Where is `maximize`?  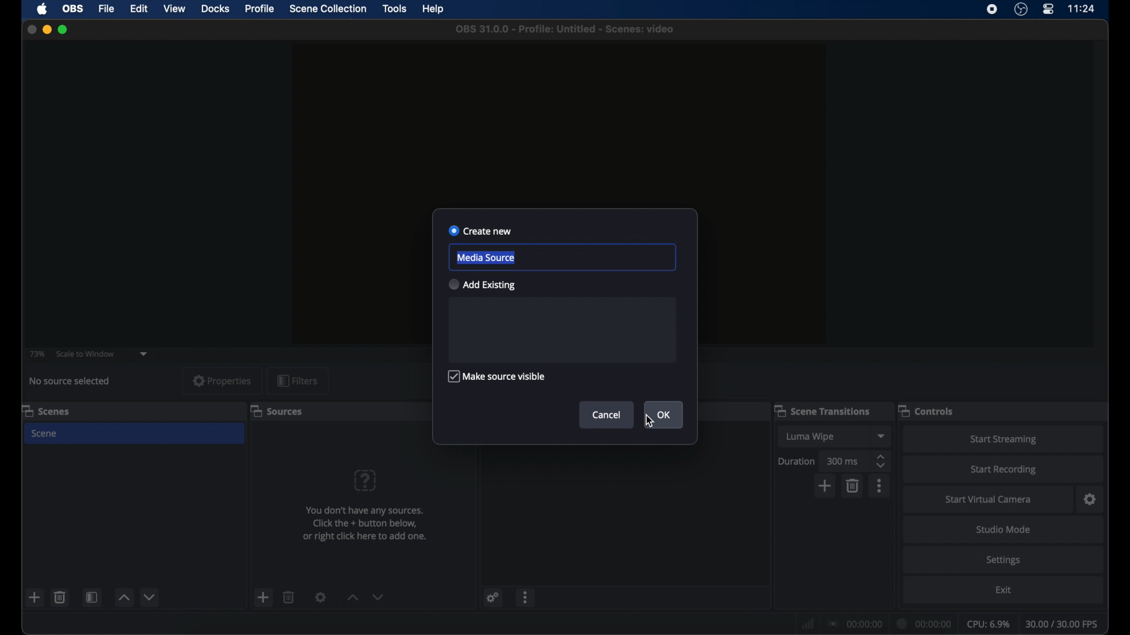 maximize is located at coordinates (64, 29).